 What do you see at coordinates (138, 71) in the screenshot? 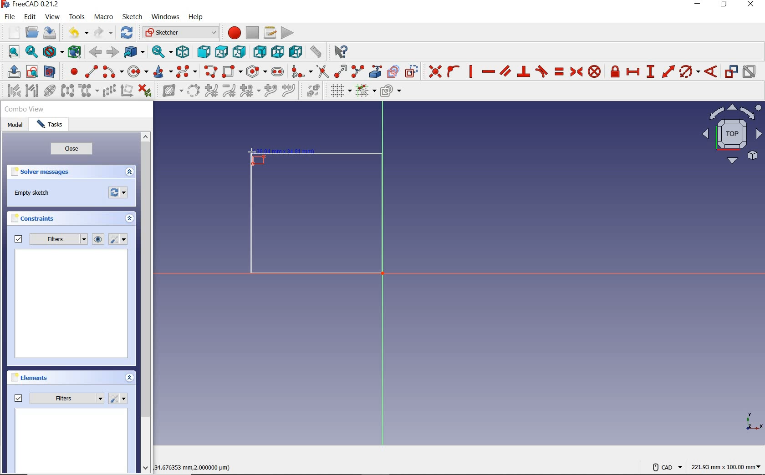
I see `create circle` at bounding box center [138, 71].